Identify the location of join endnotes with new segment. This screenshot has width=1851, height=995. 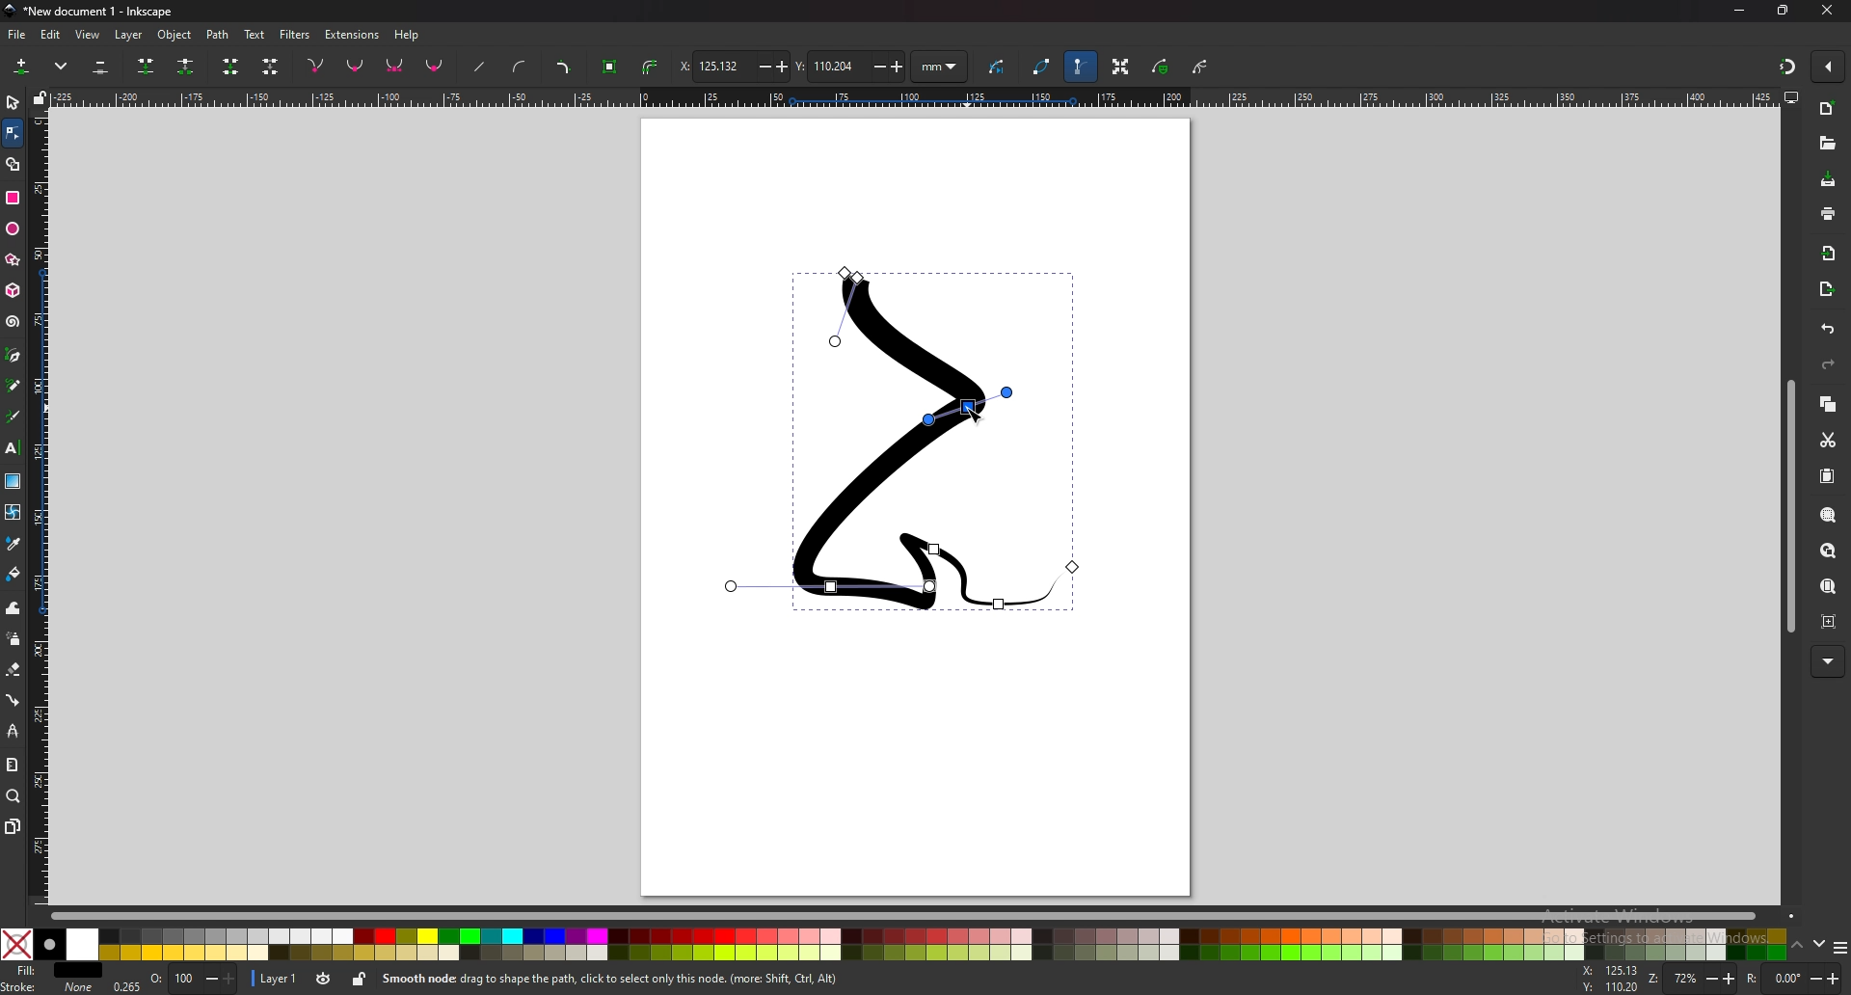
(229, 68).